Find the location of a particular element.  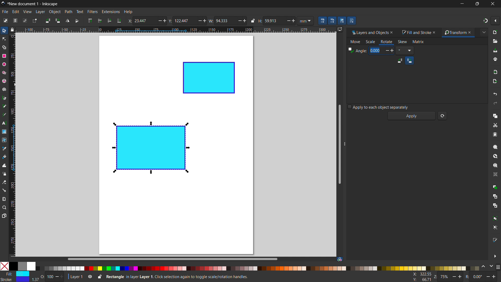

O: 100 is located at coordinates (53, 276).